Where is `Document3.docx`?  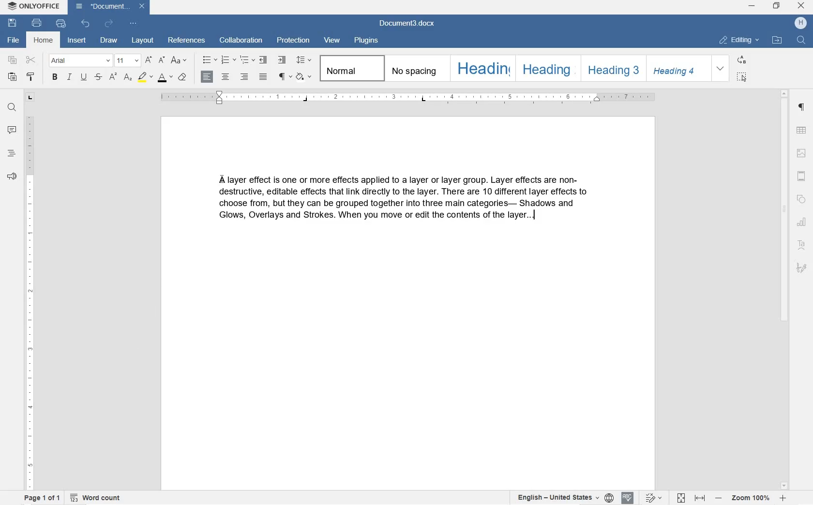 Document3.docx is located at coordinates (408, 23).